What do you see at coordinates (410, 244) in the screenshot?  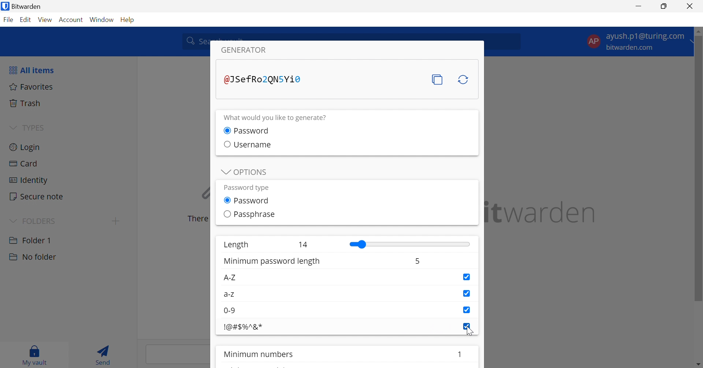 I see `Slider` at bounding box center [410, 244].